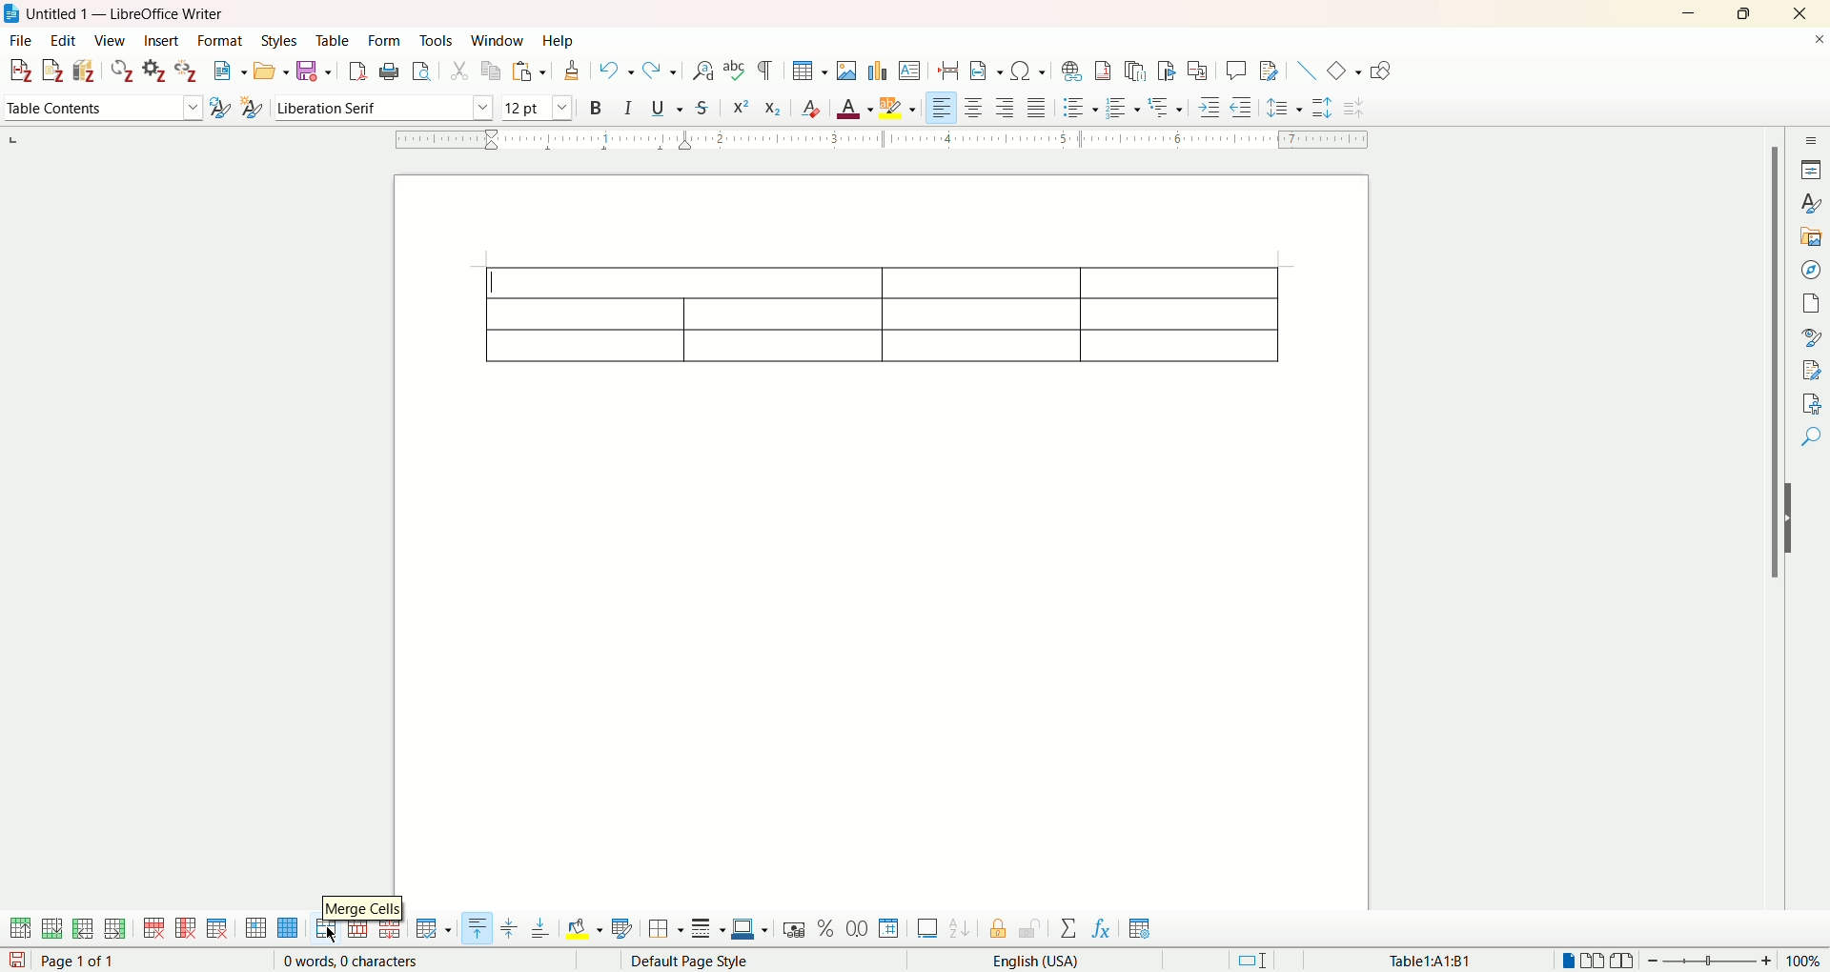 Image resolution: width=1830 pixels, height=972 pixels. Describe the element at coordinates (1815, 200) in the screenshot. I see `style` at that location.